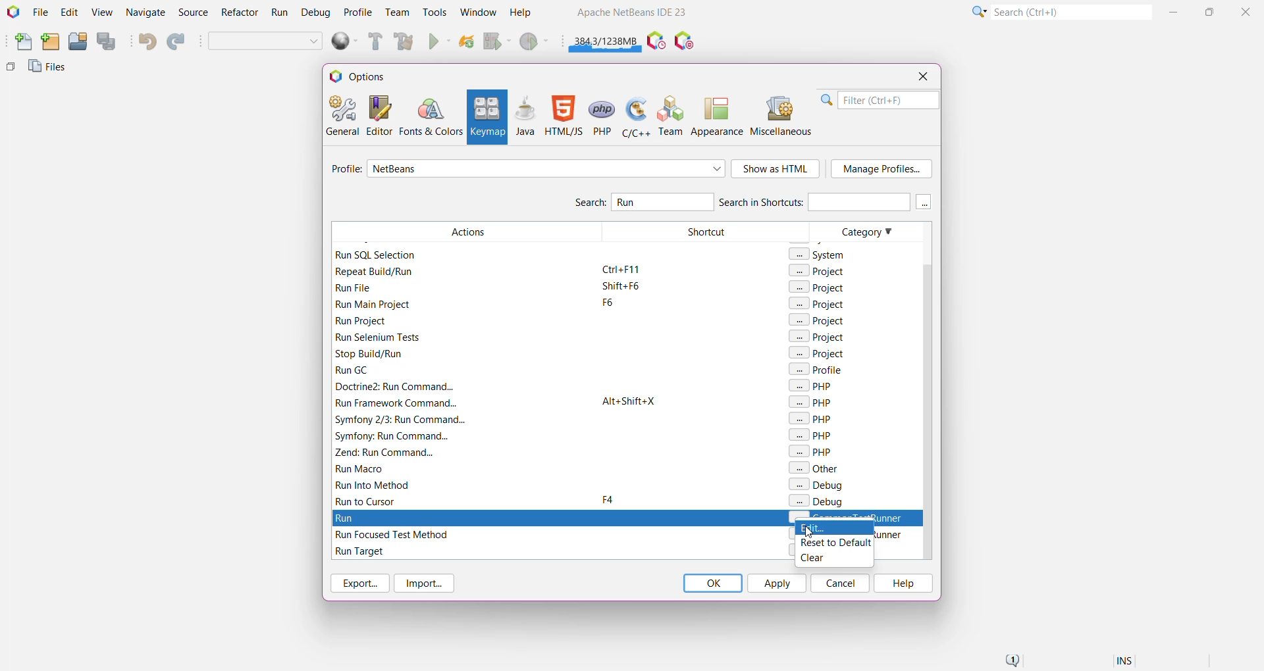  What do you see at coordinates (717, 116) in the screenshot?
I see `Appearance` at bounding box center [717, 116].